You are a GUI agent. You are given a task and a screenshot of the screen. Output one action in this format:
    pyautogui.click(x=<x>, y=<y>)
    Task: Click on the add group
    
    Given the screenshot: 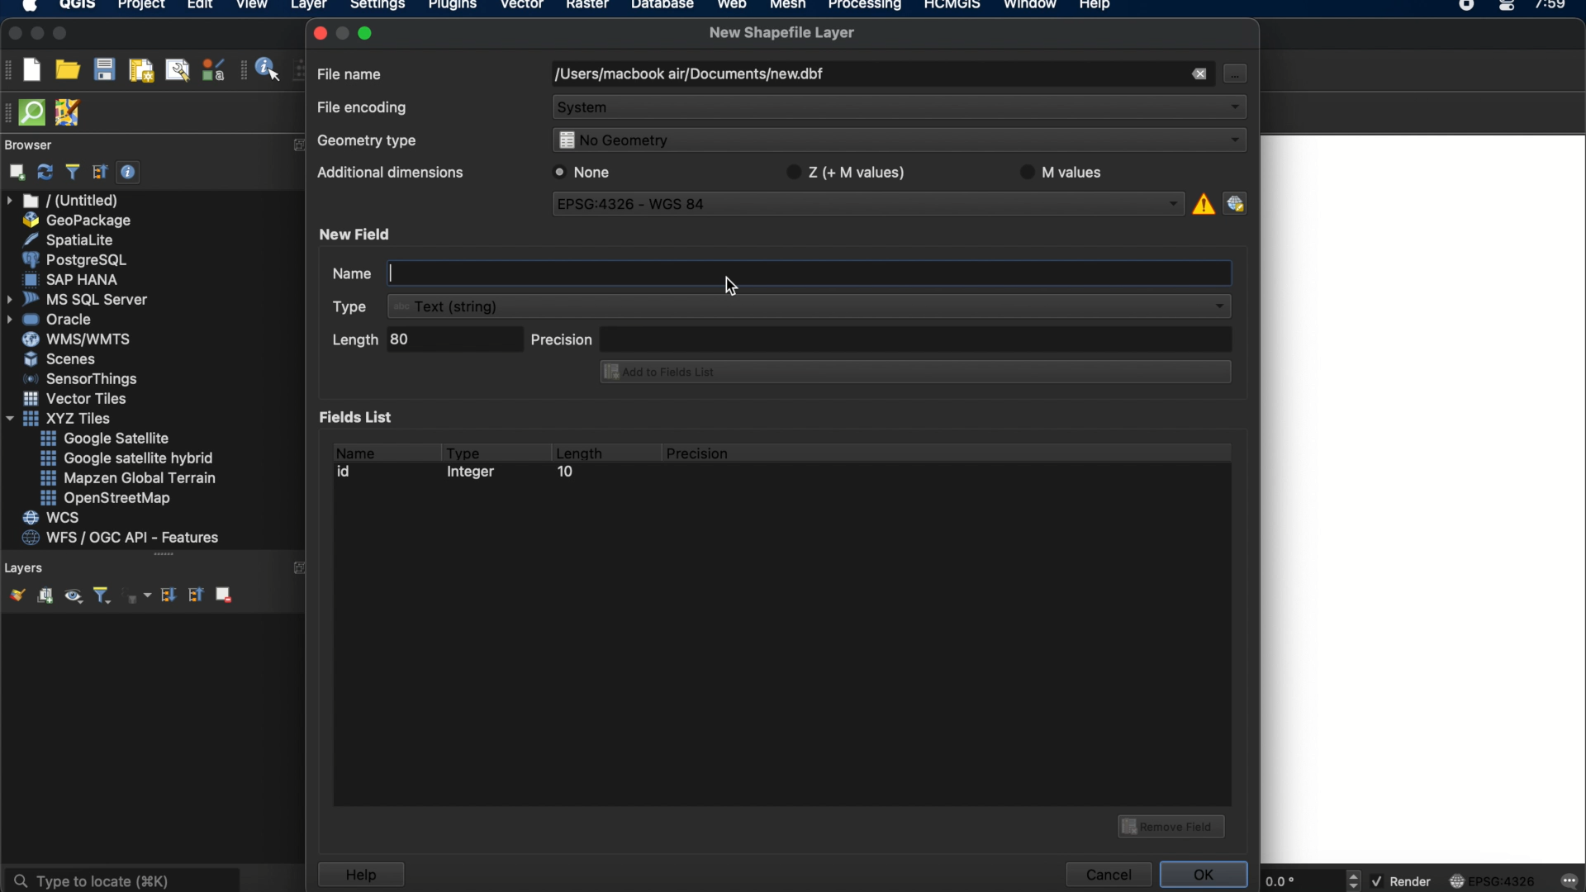 What is the action you would take?
    pyautogui.click(x=45, y=596)
    